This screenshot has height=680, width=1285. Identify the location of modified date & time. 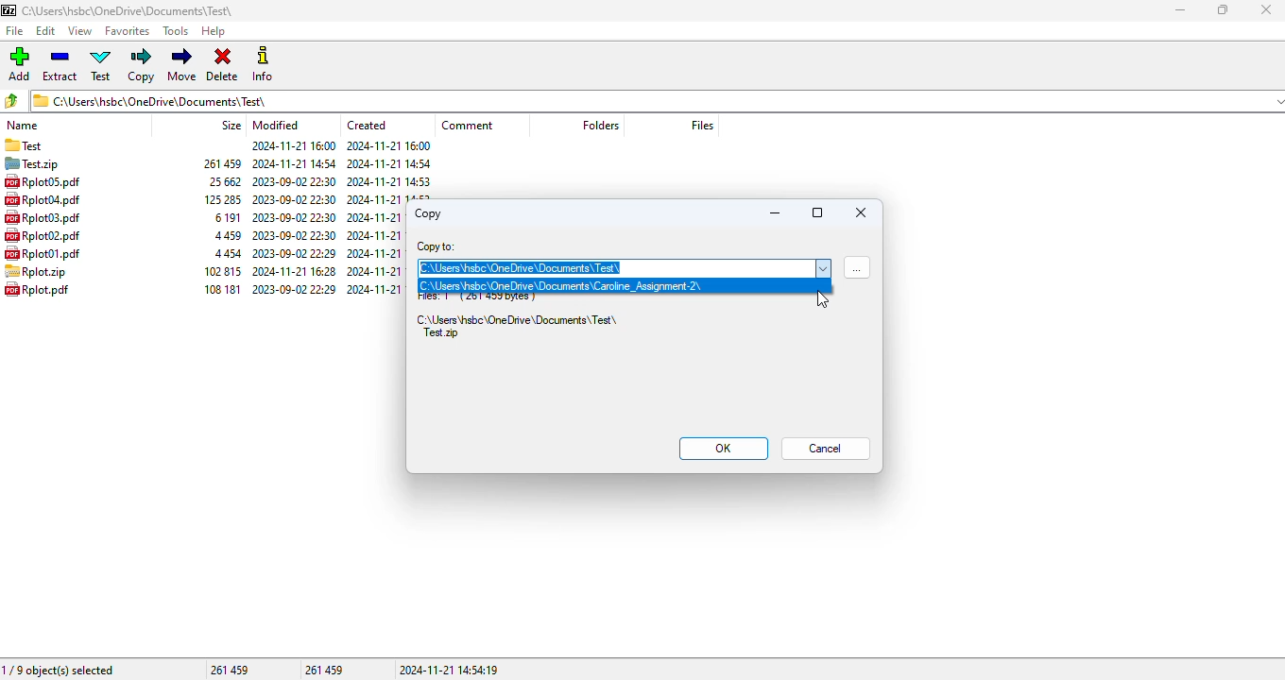
(293, 163).